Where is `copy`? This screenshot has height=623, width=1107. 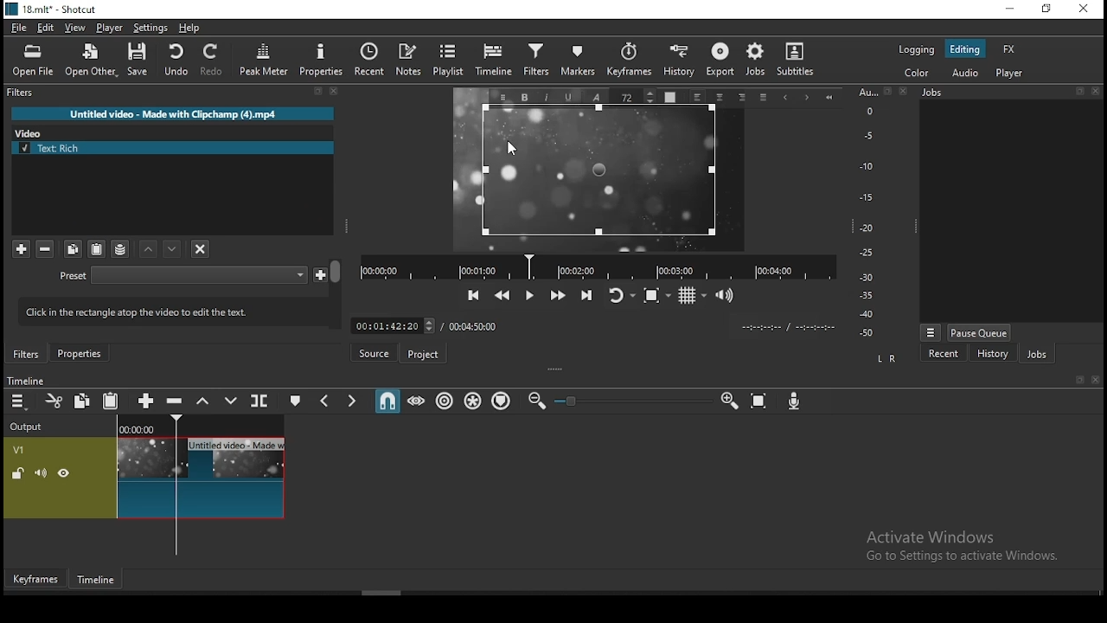
copy is located at coordinates (82, 400).